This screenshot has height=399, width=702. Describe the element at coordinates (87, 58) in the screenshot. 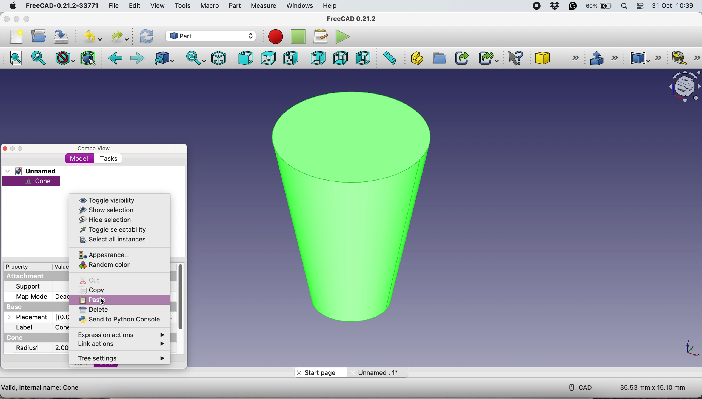

I see `bounding box` at that location.